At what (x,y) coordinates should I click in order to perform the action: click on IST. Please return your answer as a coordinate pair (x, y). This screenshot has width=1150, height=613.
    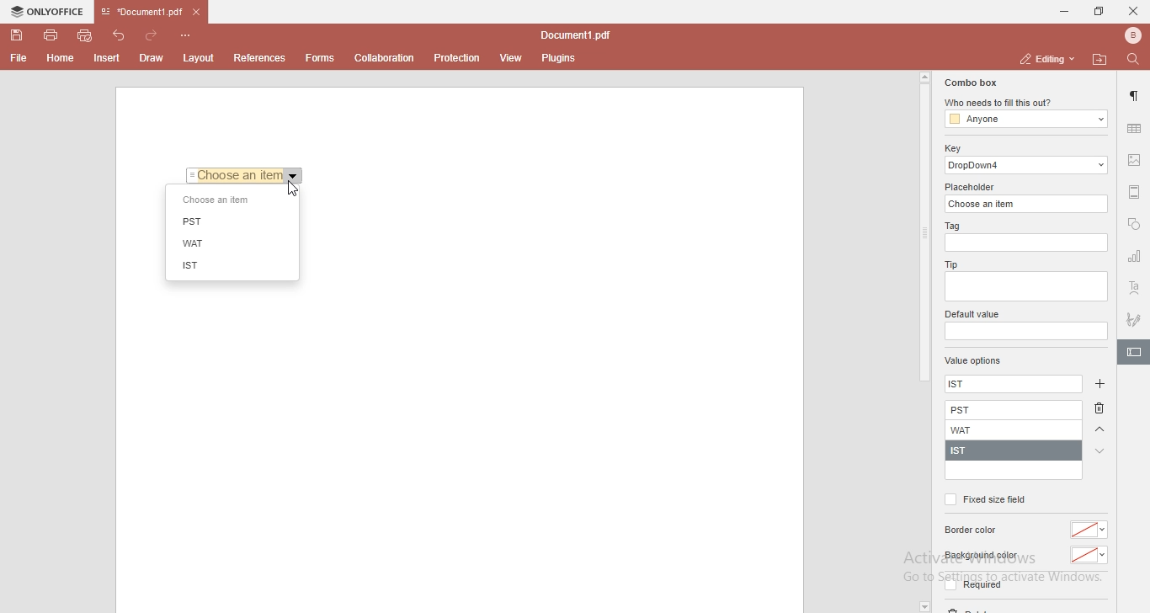
    Looking at the image, I should click on (189, 265).